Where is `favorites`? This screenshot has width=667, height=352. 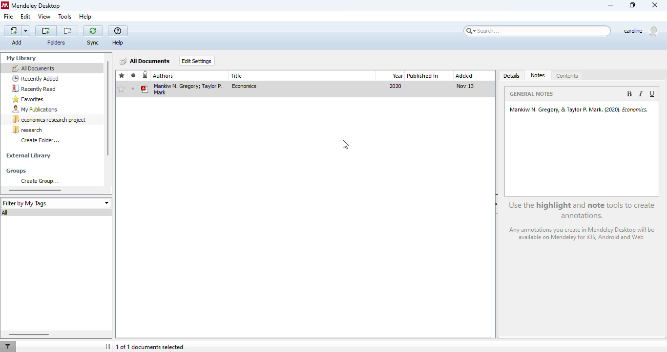
favorites is located at coordinates (122, 76).